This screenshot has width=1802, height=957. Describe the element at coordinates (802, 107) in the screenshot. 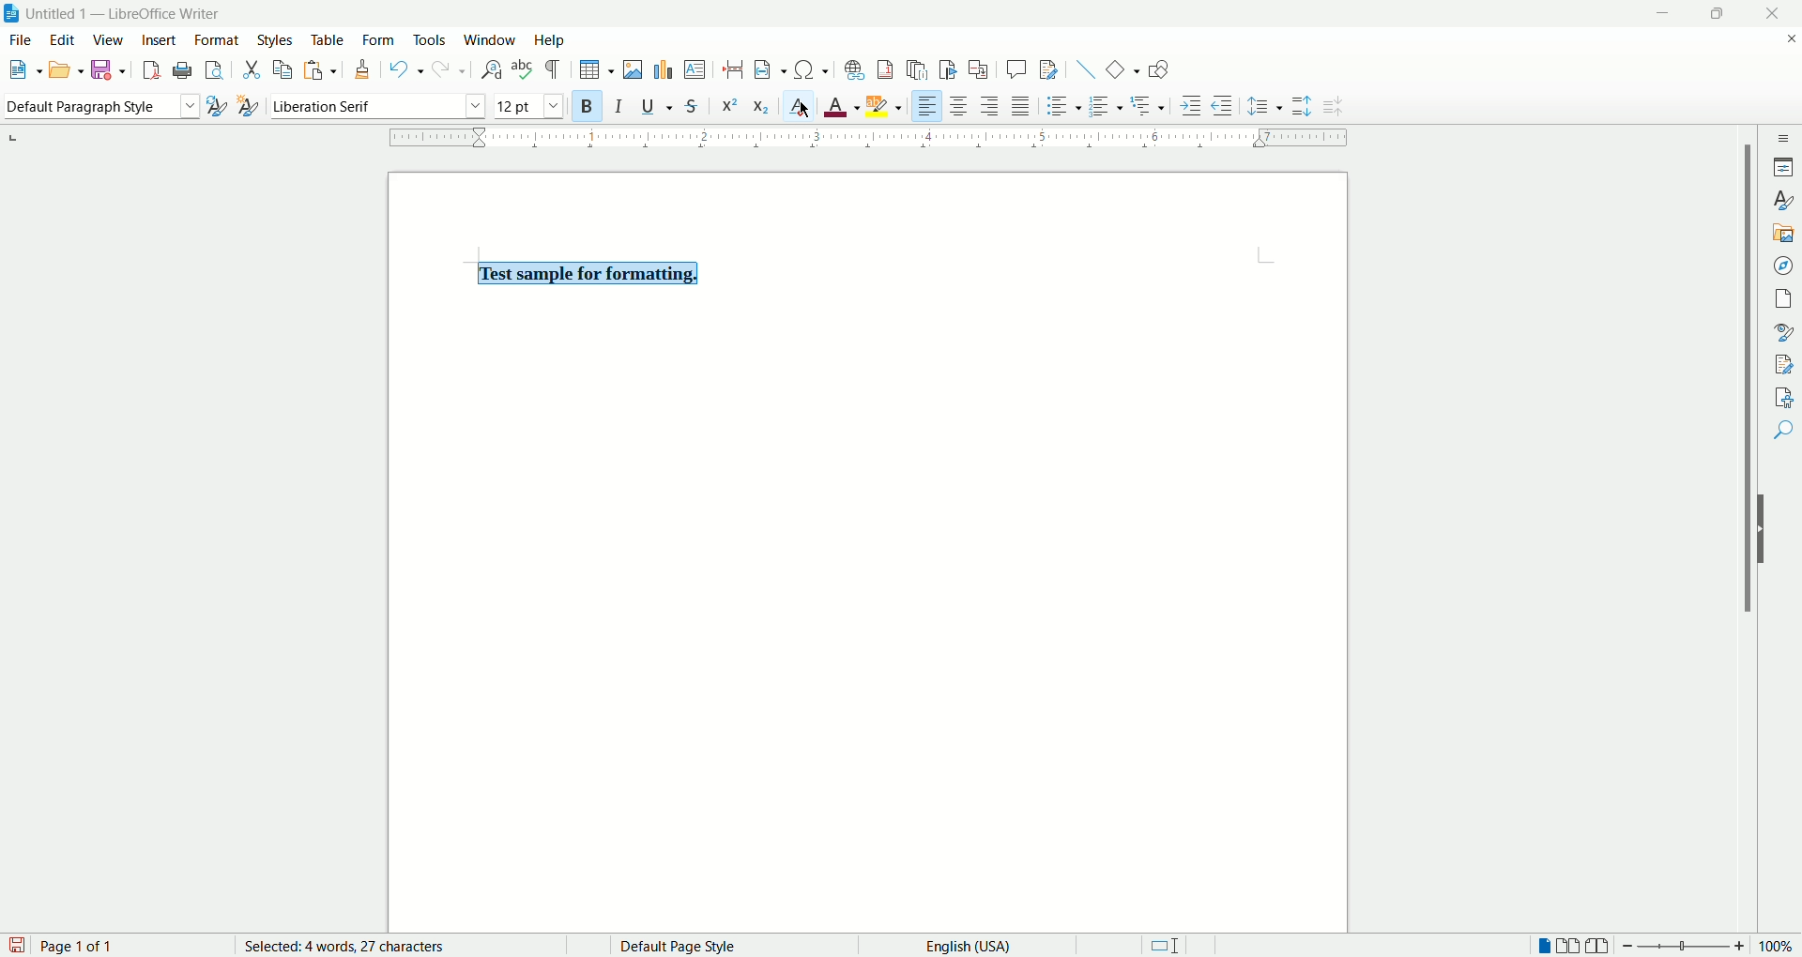

I see `clear formatting` at that location.